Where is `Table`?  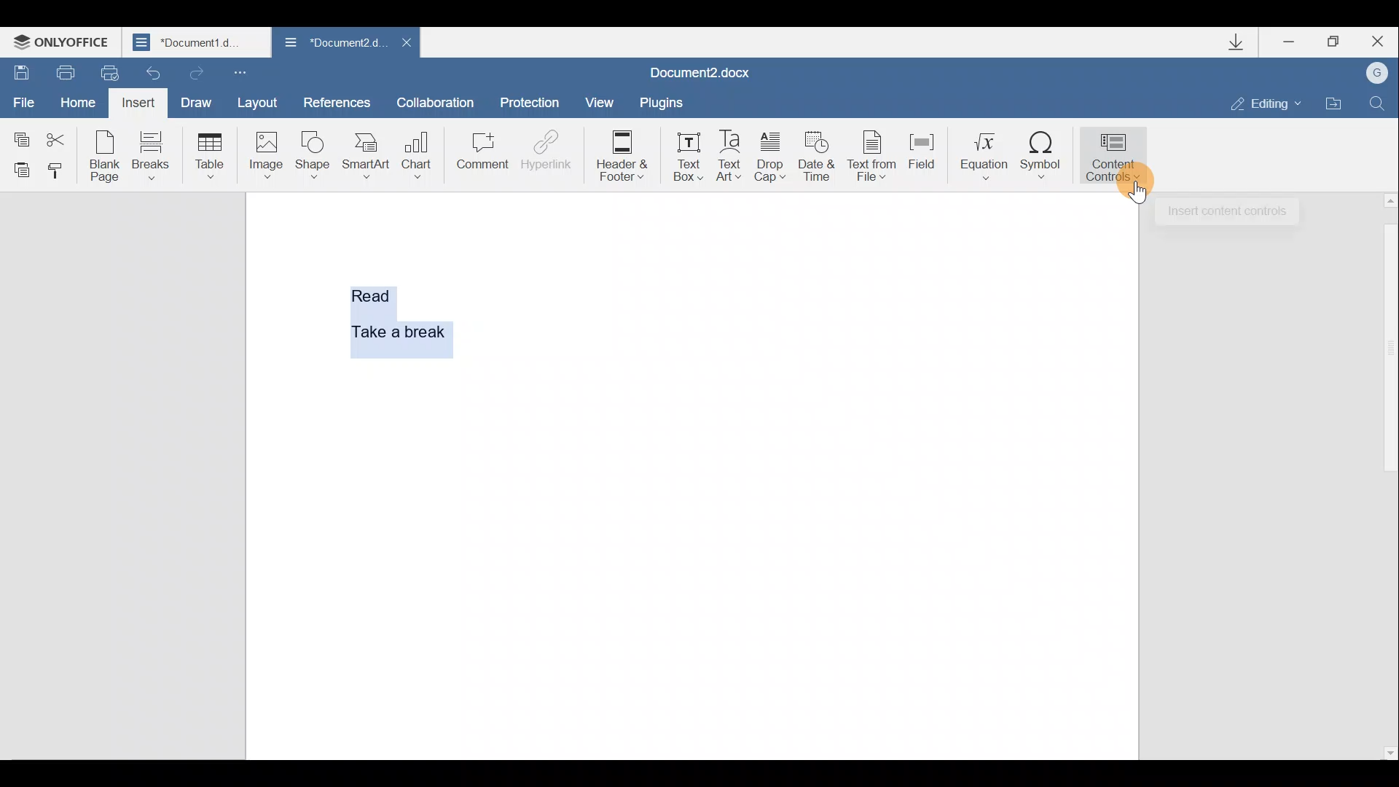 Table is located at coordinates (207, 153).